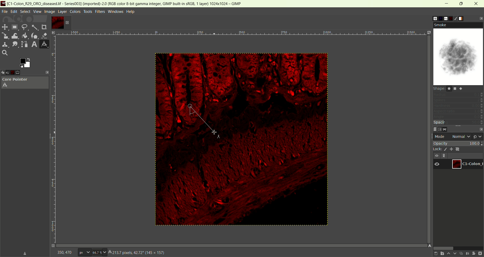  Describe the element at coordinates (22, 73) in the screenshot. I see `tool option` at that location.